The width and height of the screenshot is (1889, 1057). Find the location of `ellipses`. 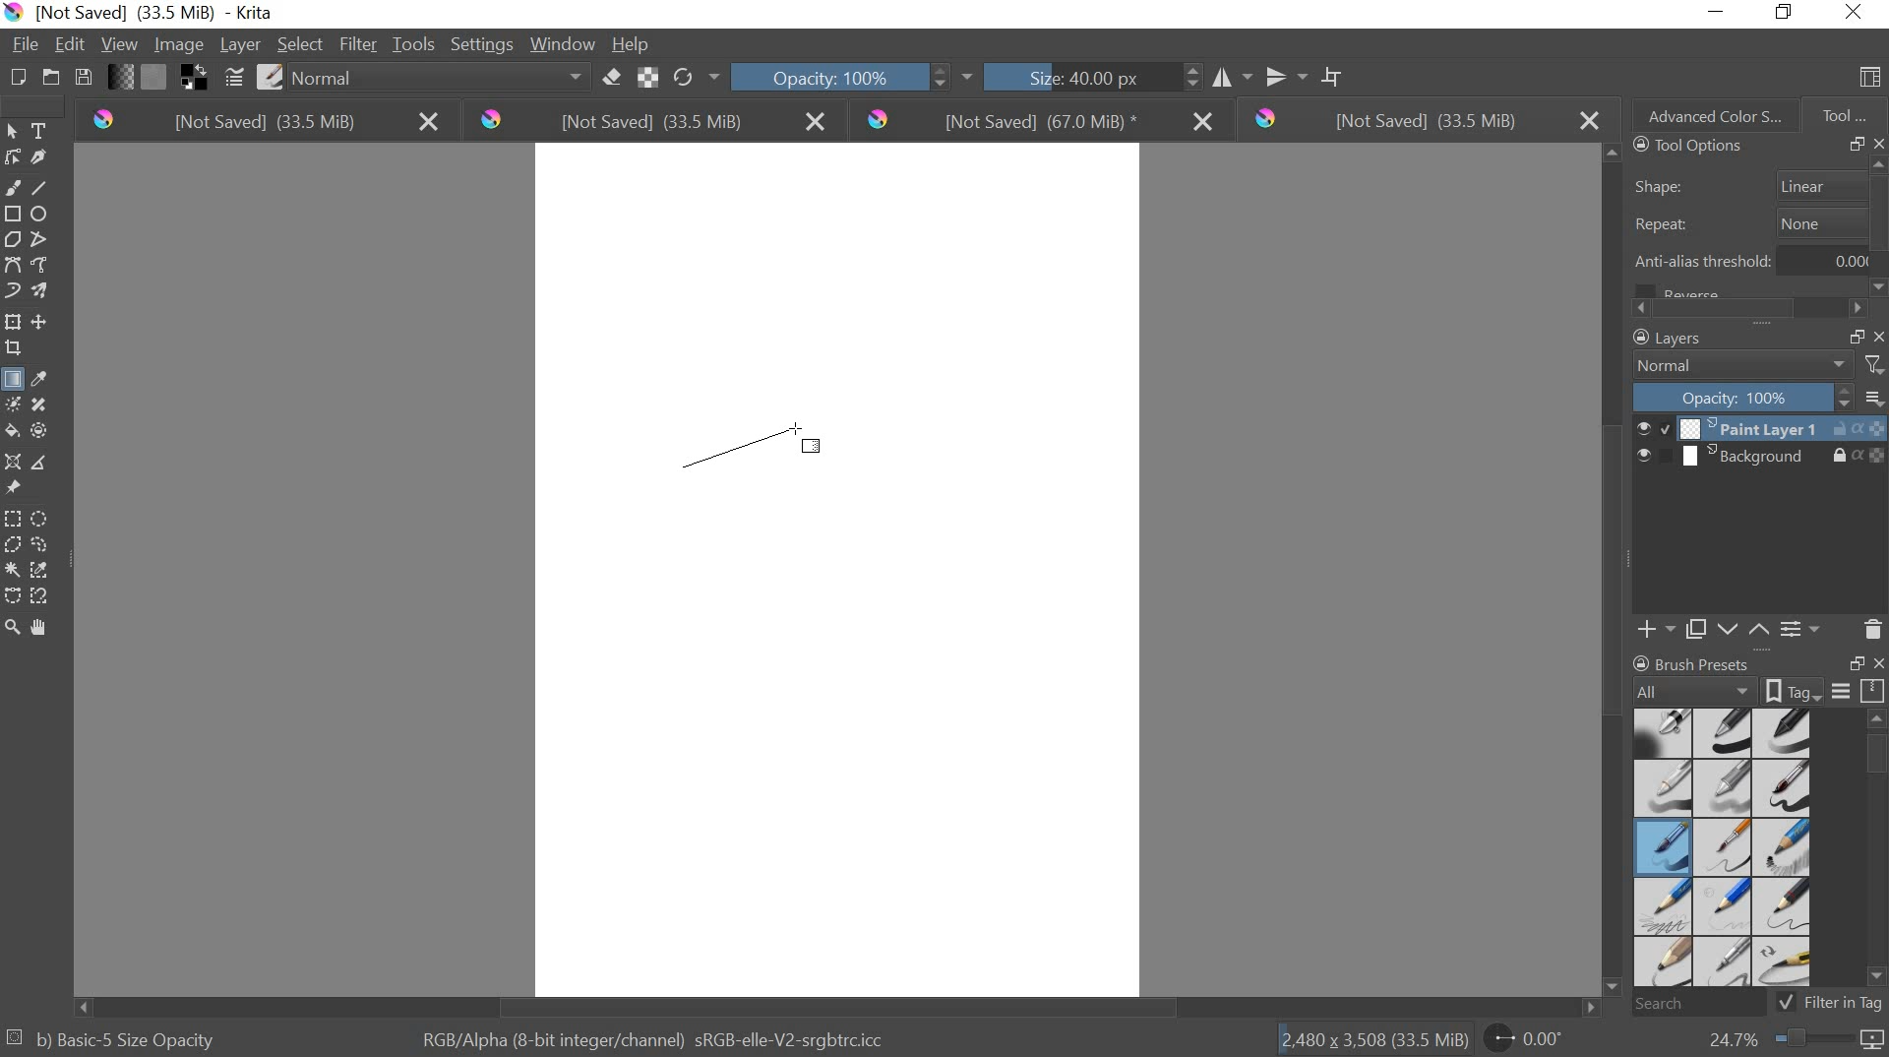

ellipses is located at coordinates (39, 215).